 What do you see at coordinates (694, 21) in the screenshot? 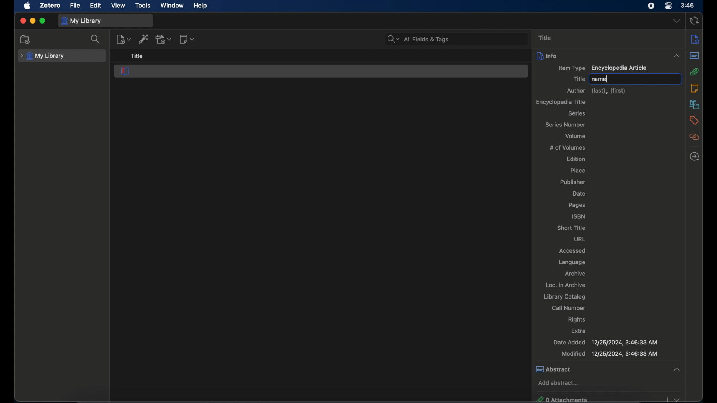
I see `sync` at bounding box center [694, 21].